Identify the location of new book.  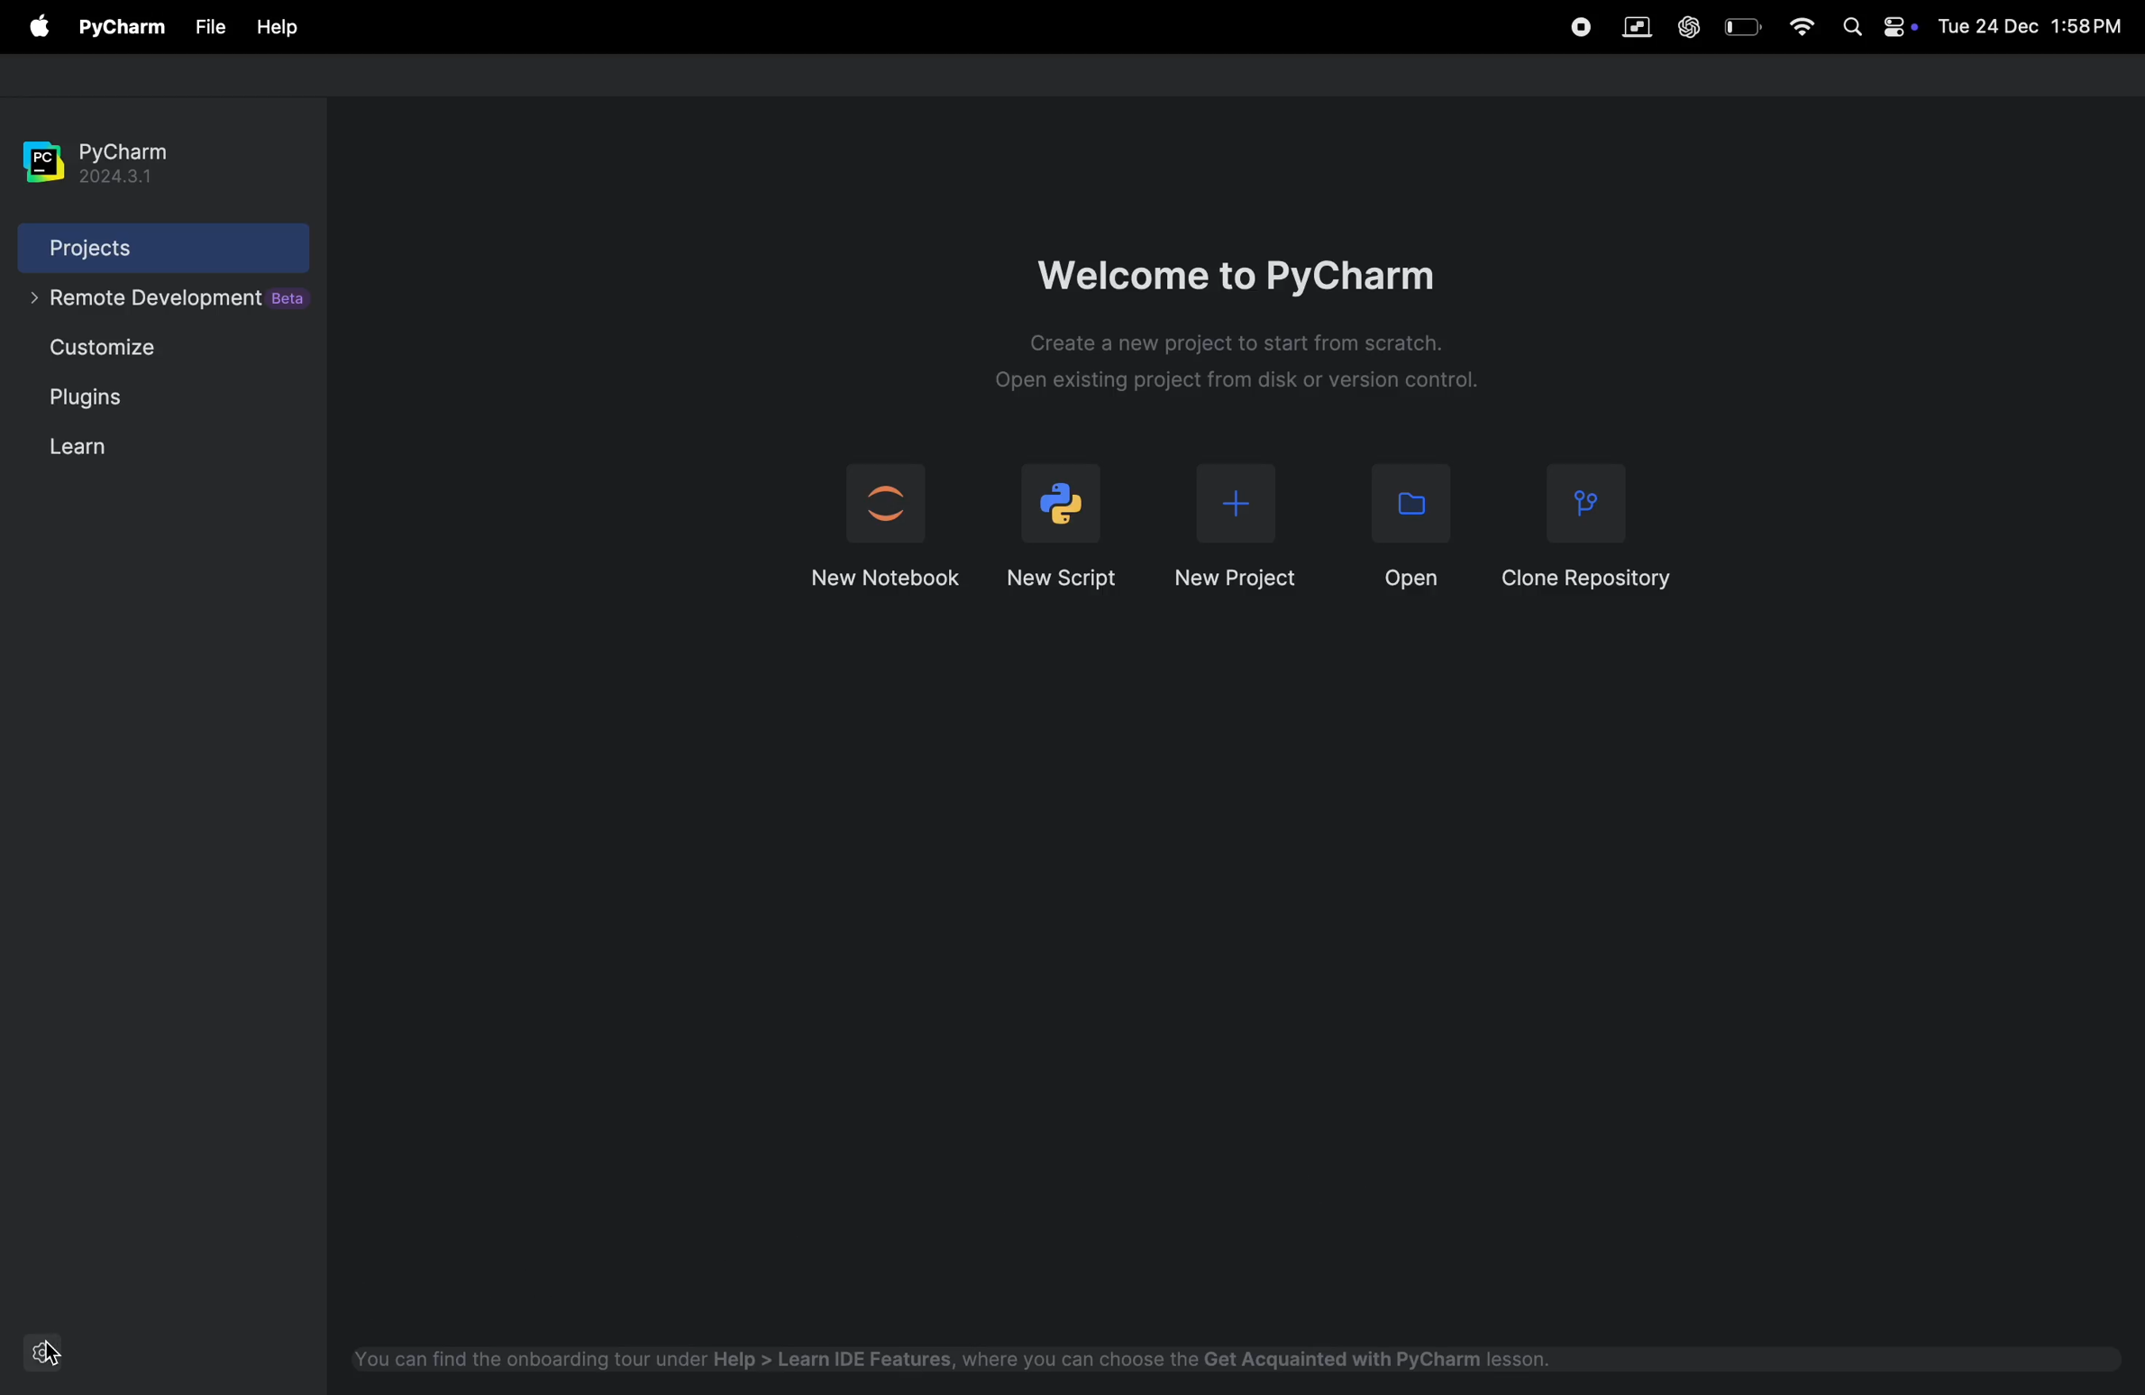
(881, 528).